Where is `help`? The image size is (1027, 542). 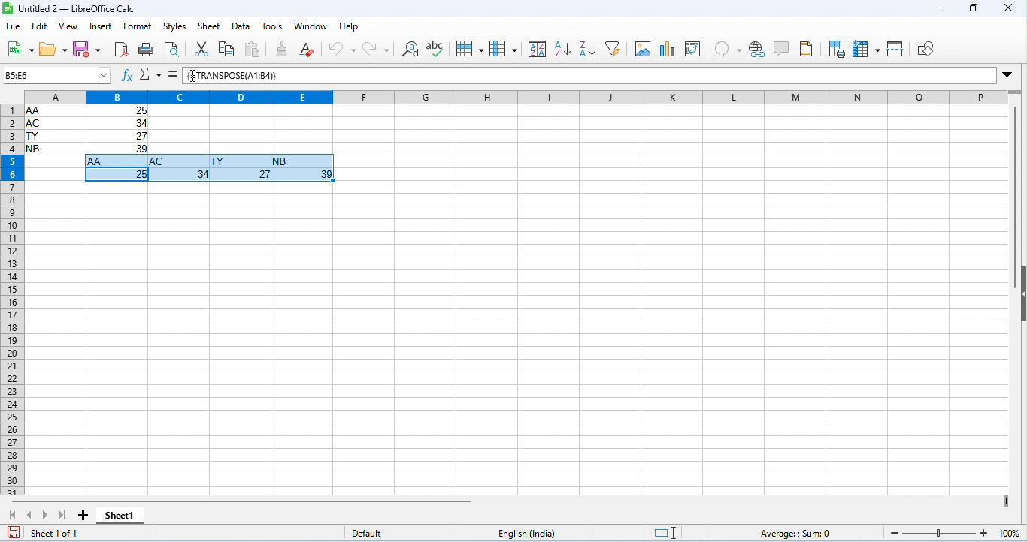
help is located at coordinates (349, 27).